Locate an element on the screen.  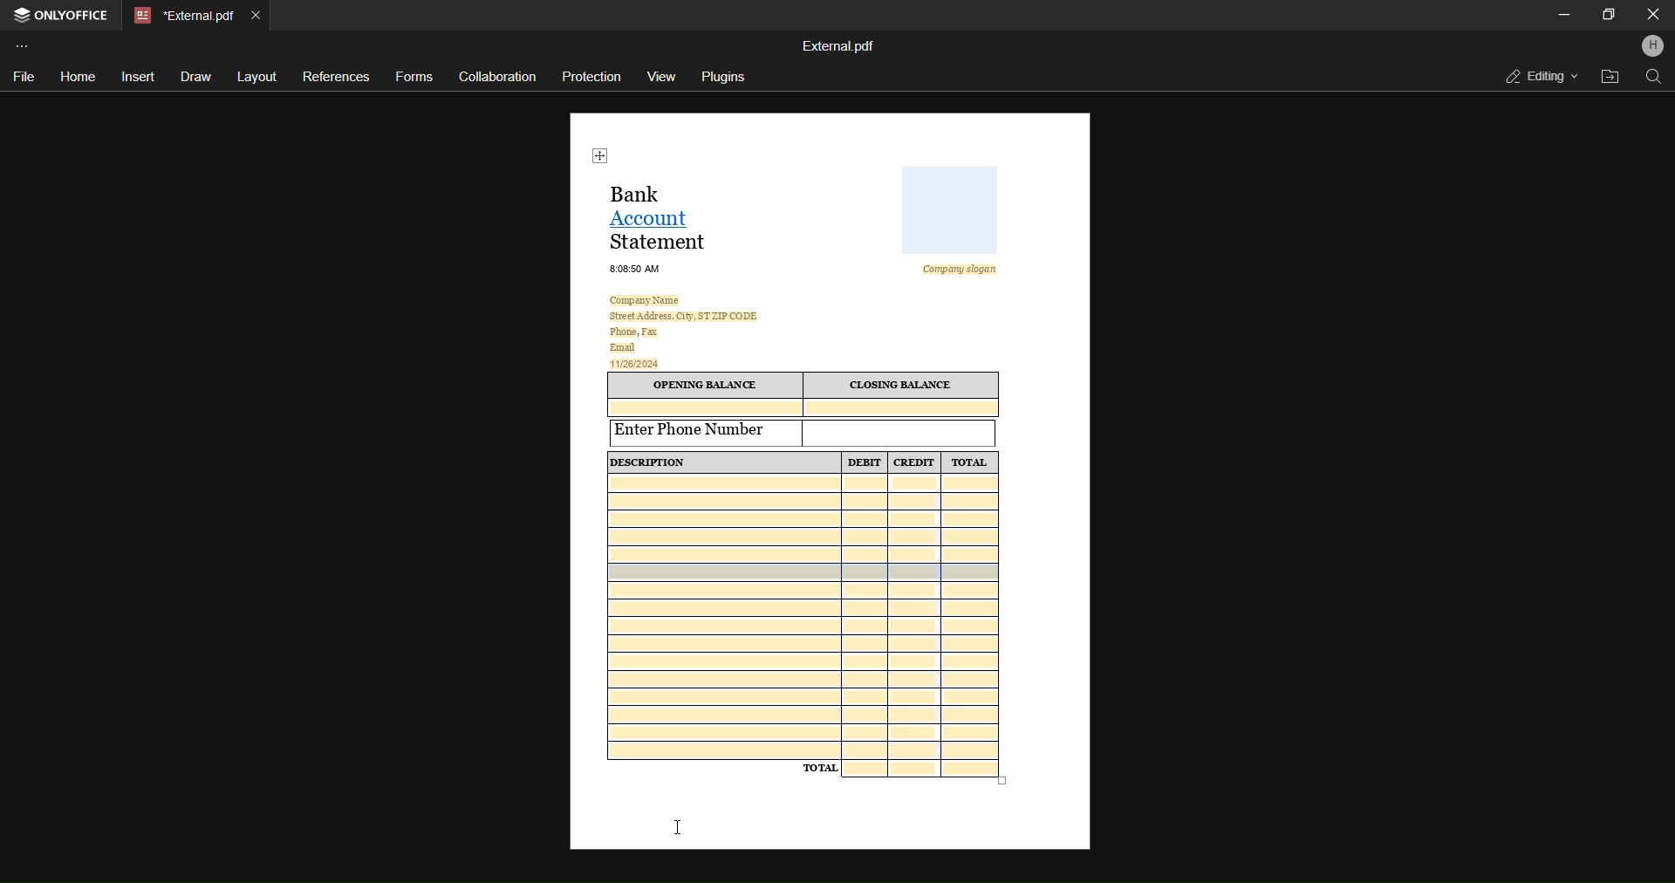
Bank is located at coordinates (642, 192).